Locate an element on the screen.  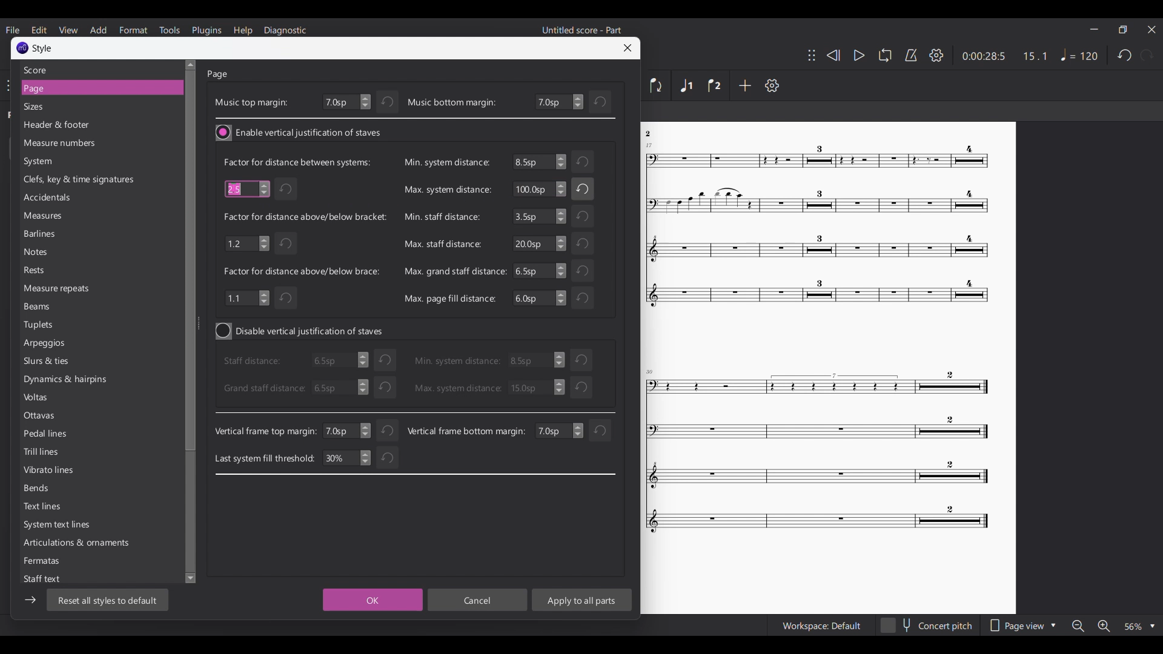
Max. system distance is located at coordinates (446, 191).